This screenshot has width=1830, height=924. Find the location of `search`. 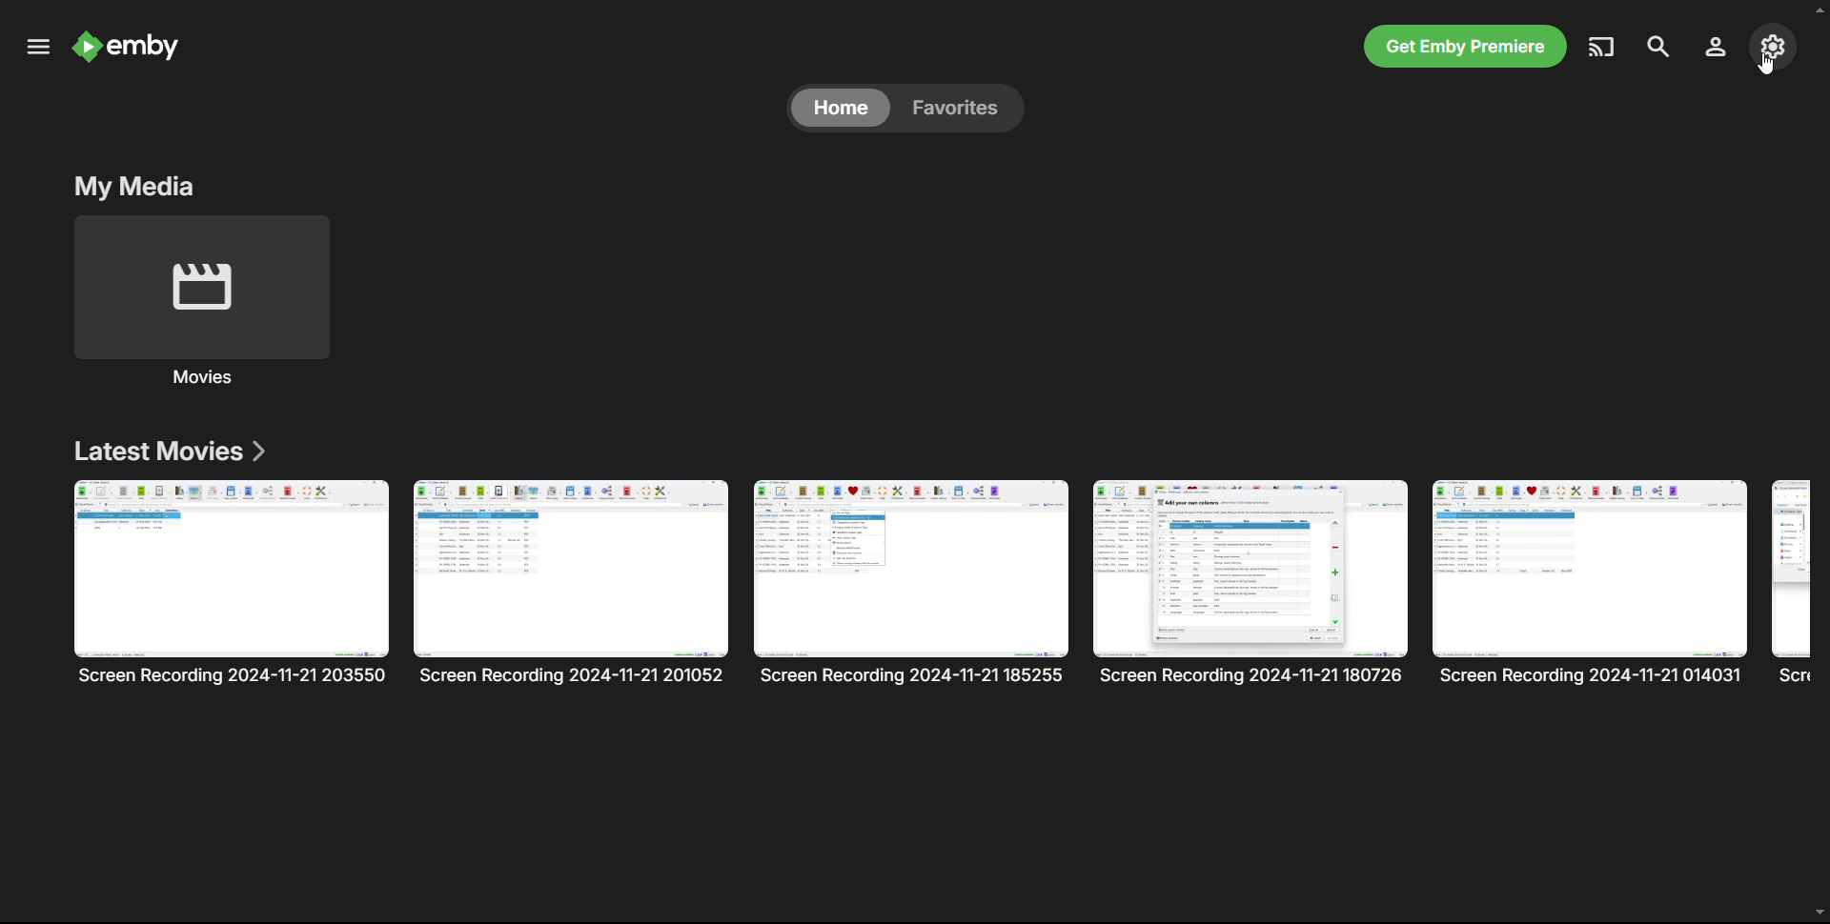

search is located at coordinates (1658, 46).